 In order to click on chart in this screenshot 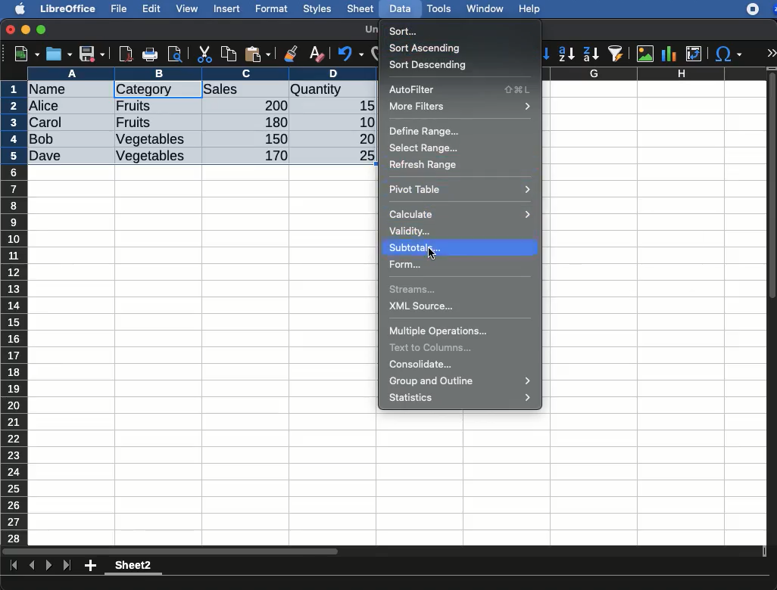, I will do `click(669, 54)`.